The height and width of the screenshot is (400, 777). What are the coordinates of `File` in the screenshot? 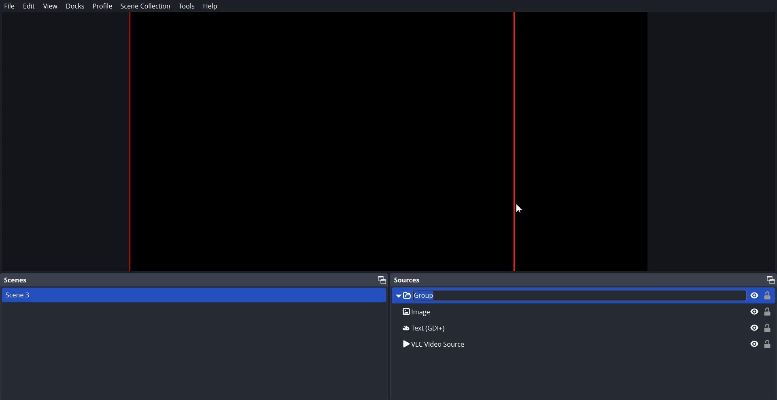 It's located at (10, 6).